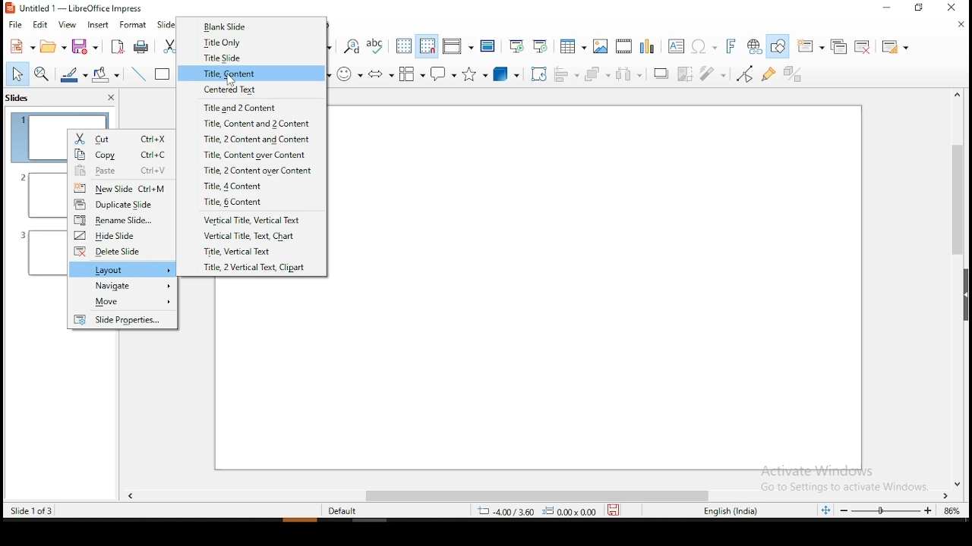 This screenshot has height=546, width=972. I want to click on insert hyperlink, so click(756, 45).